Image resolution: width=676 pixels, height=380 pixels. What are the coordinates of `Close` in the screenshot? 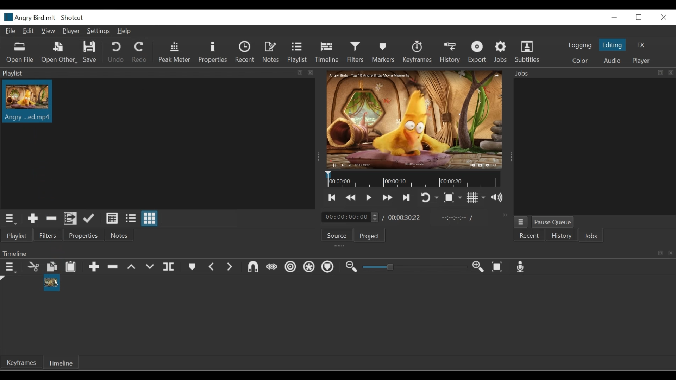 It's located at (663, 18).